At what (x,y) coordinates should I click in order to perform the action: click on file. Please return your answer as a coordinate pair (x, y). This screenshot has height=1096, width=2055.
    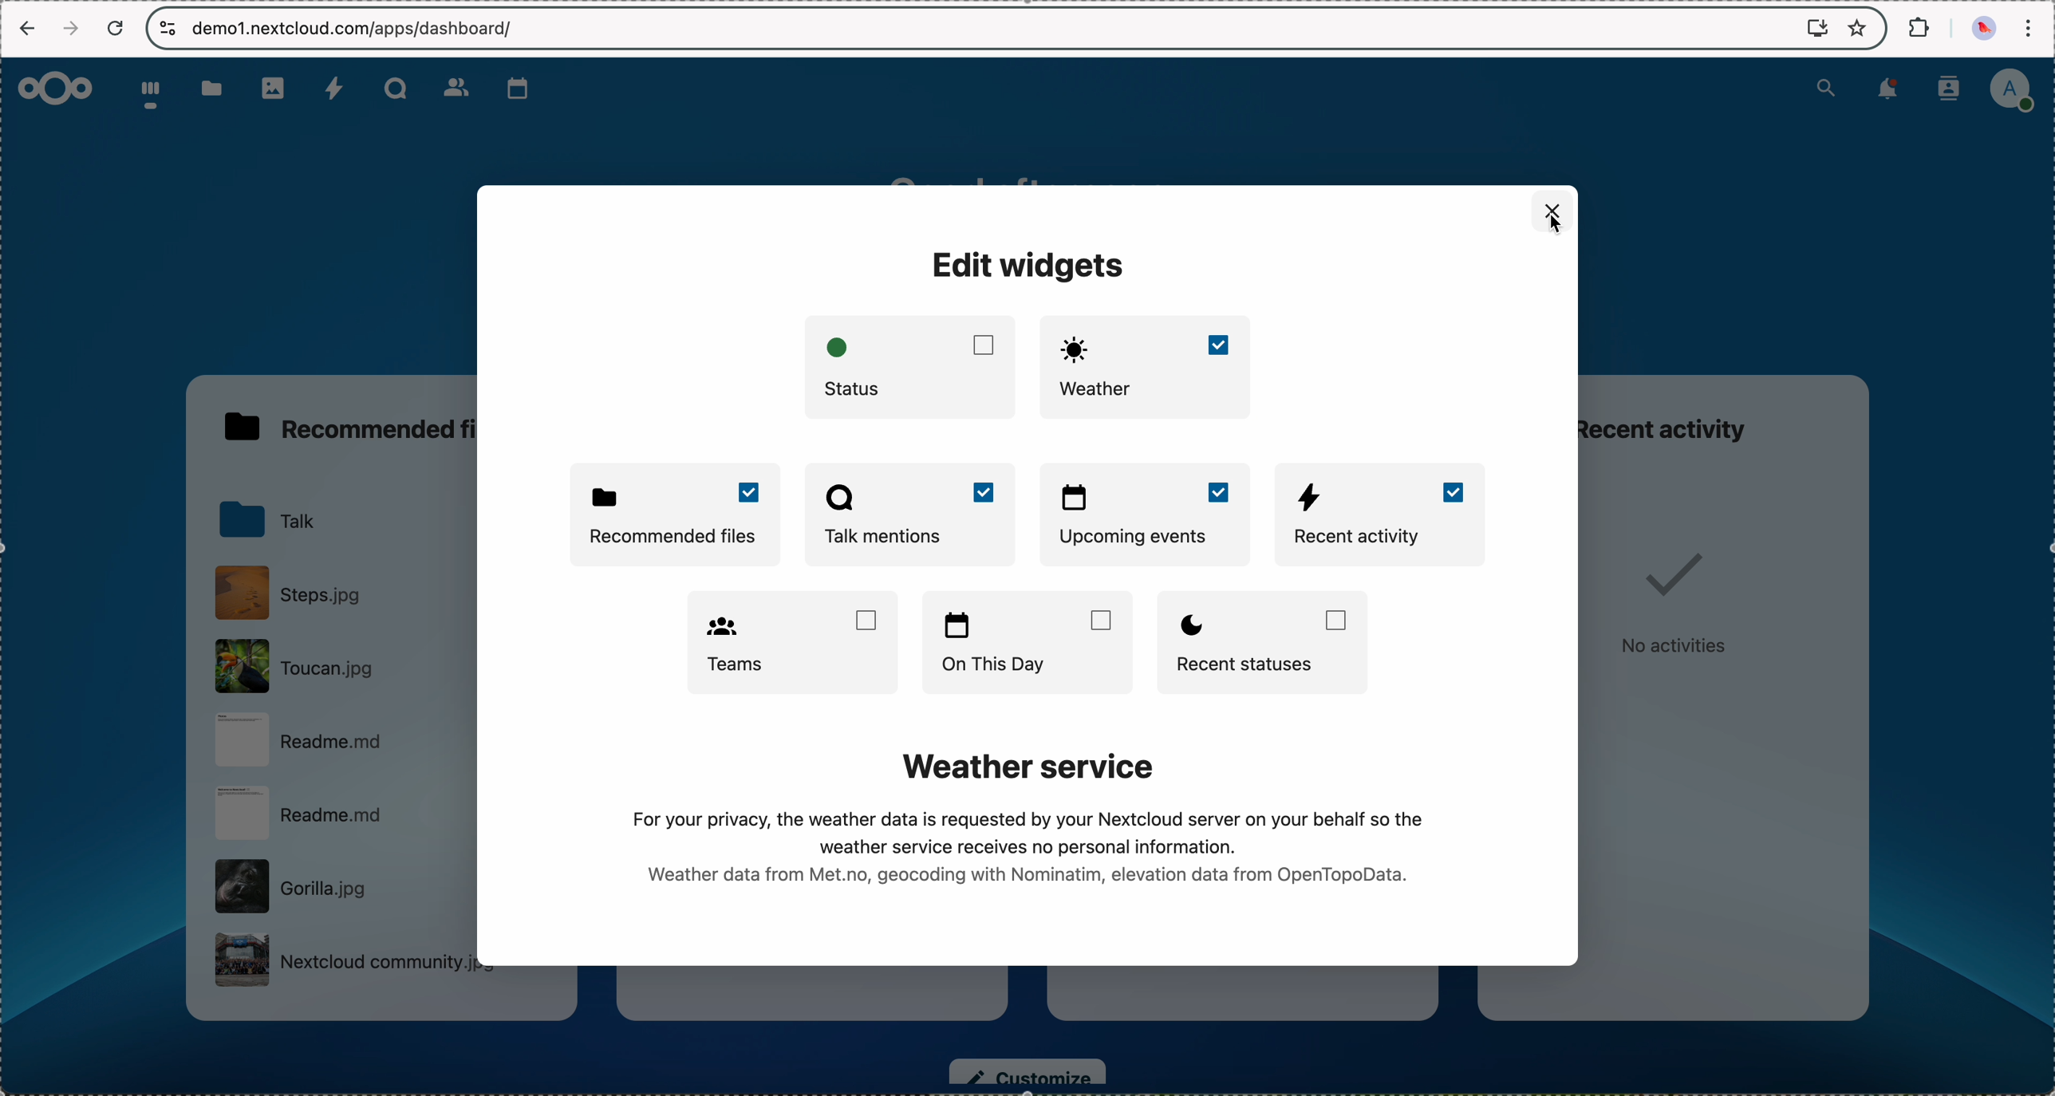
    Looking at the image, I should click on (339, 668).